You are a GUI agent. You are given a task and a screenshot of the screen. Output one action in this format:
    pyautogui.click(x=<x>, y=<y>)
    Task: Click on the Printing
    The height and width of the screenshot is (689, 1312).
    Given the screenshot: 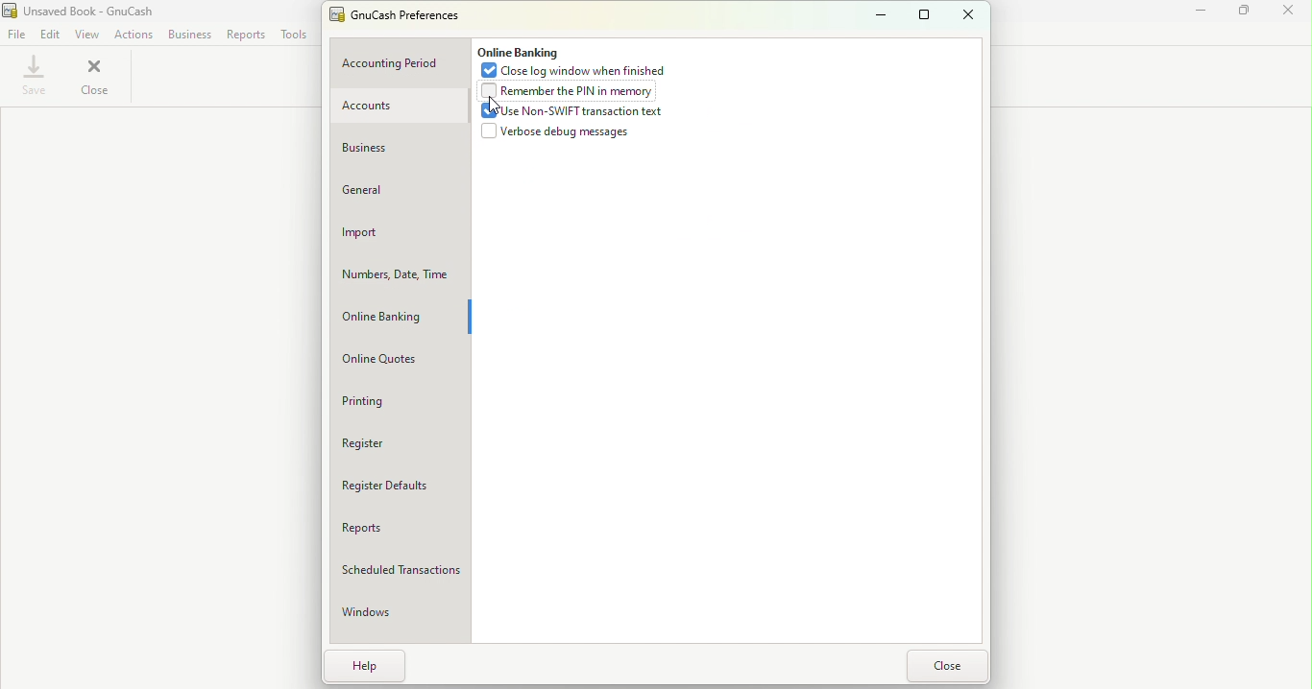 What is the action you would take?
    pyautogui.click(x=389, y=401)
    